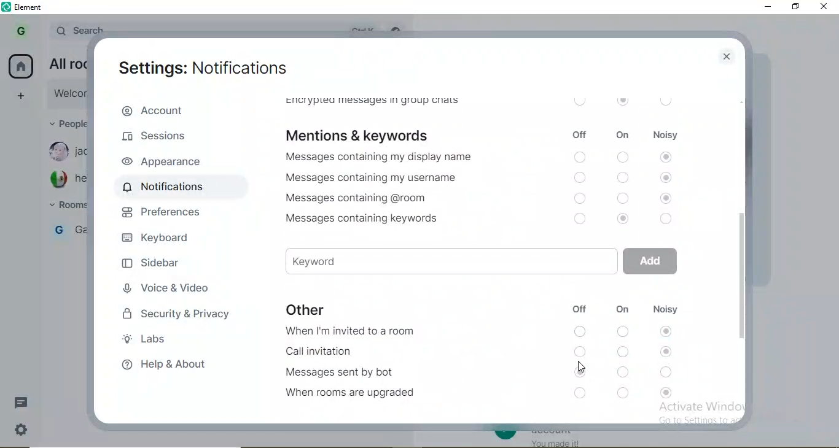  I want to click on element, so click(33, 7).